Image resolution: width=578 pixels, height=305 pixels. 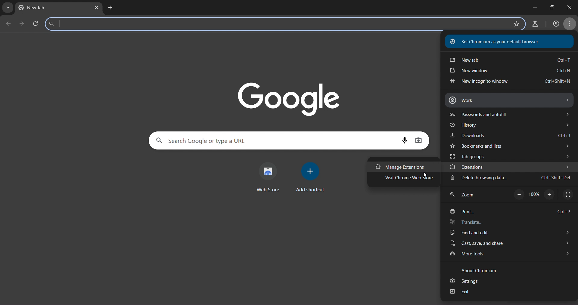 I want to click on imagesearch, so click(x=421, y=141).